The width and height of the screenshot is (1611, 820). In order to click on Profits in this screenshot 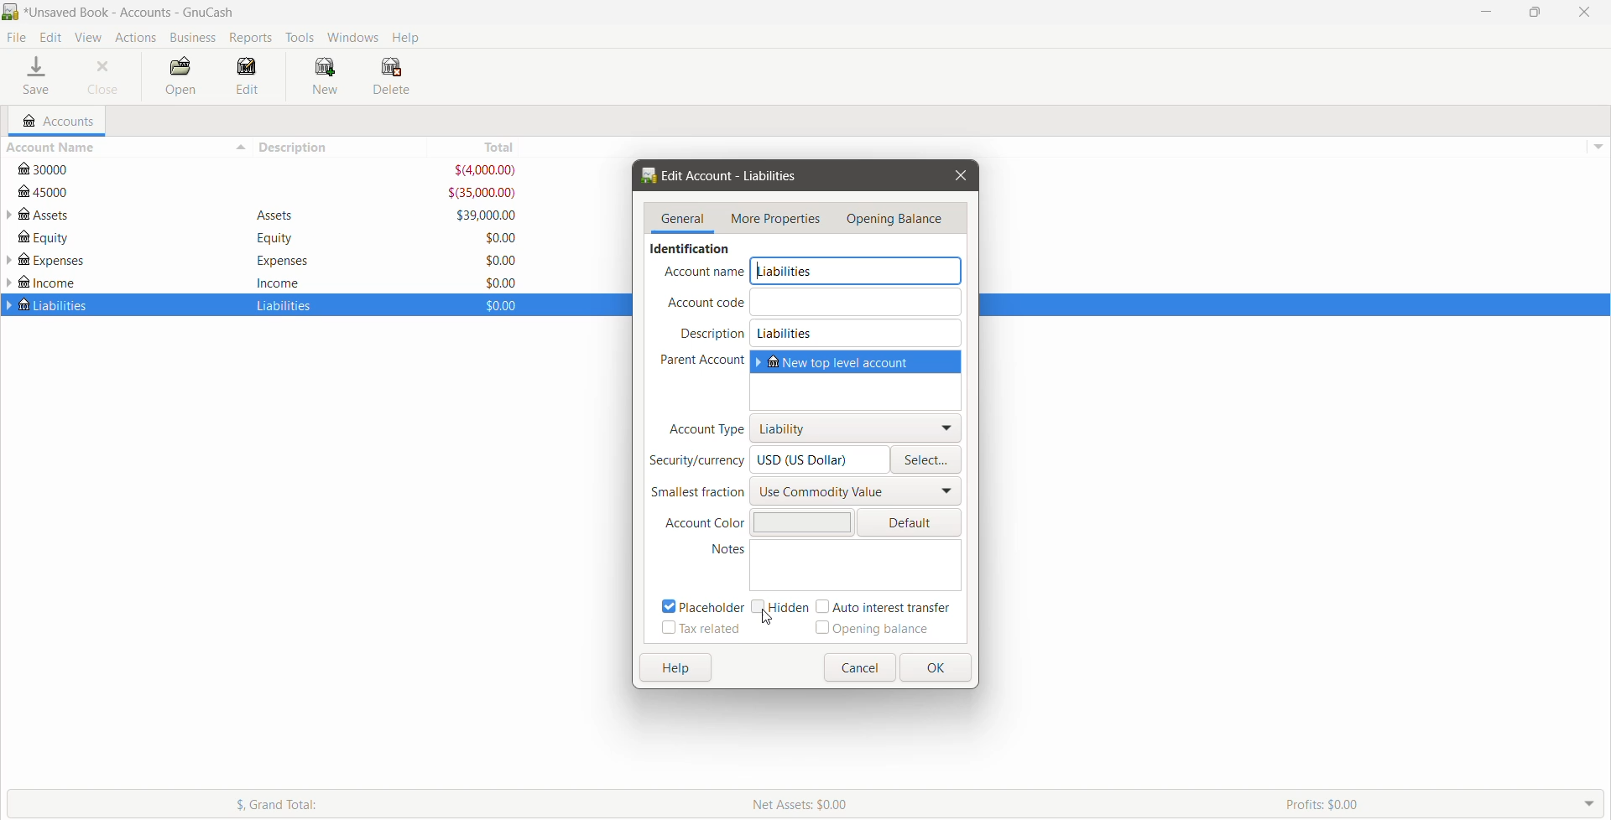, I will do `click(1444, 803)`.